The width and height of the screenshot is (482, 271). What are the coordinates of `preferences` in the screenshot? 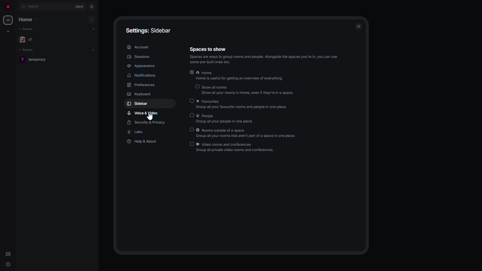 It's located at (141, 85).